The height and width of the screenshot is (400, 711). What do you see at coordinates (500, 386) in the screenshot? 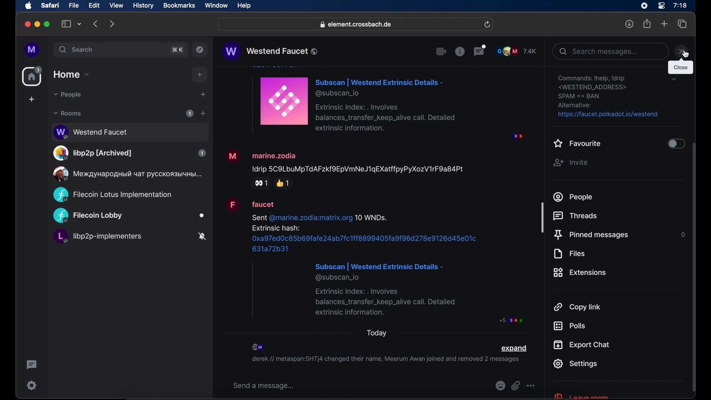
I see `emojis` at bounding box center [500, 386].